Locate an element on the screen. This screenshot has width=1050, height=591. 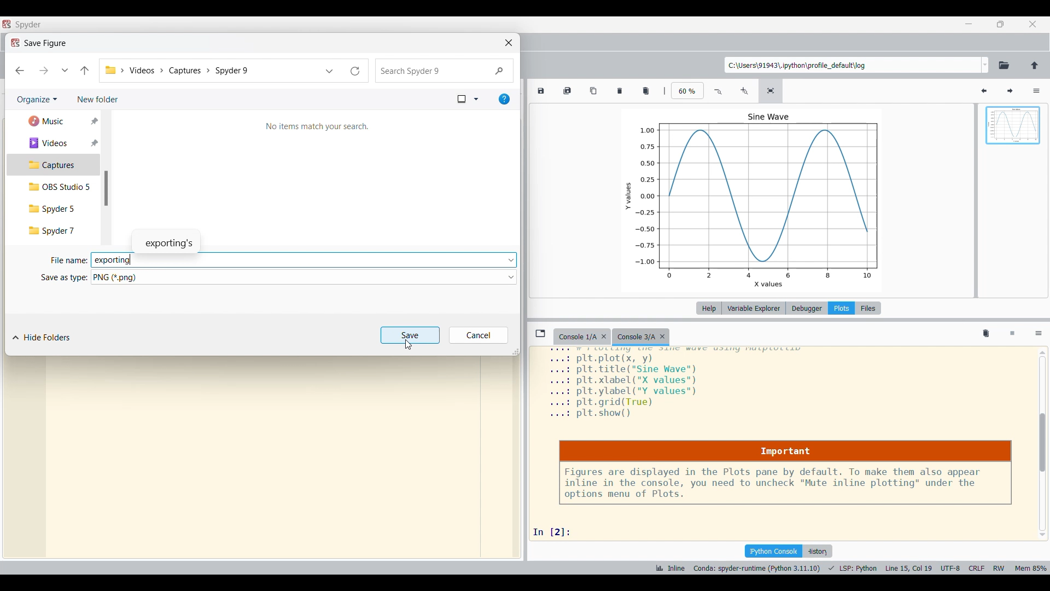
Forward is located at coordinates (44, 71).